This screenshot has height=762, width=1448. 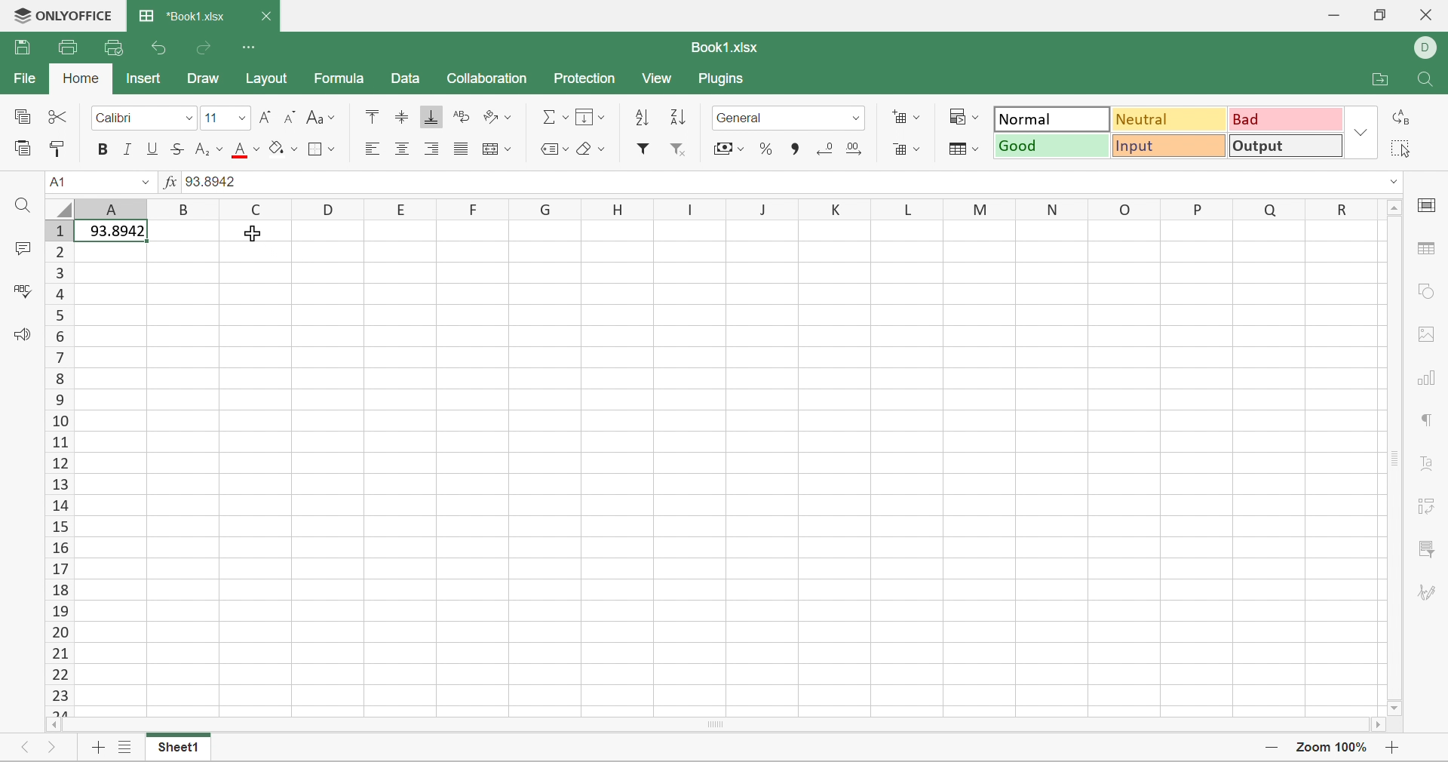 I want to click on Increment font size, so click(x=267, y=115).